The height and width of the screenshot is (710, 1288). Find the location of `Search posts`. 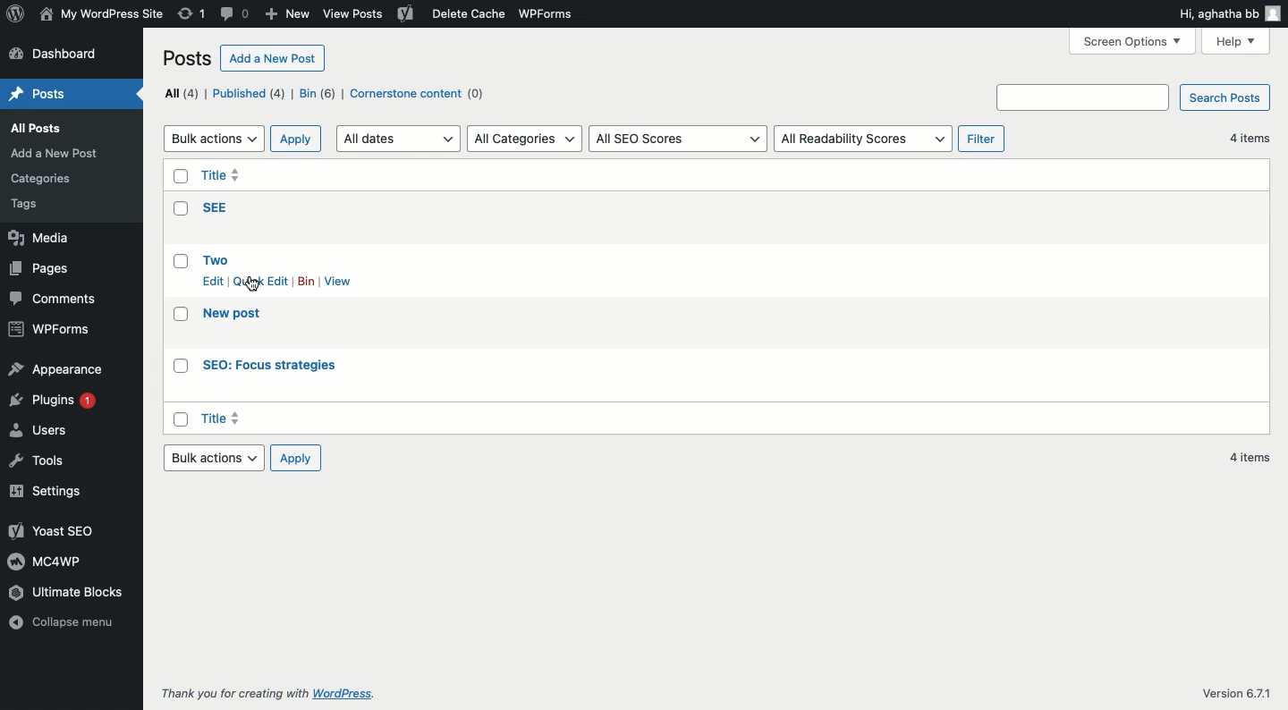

Search posts is located at coordinates (1227, 97).